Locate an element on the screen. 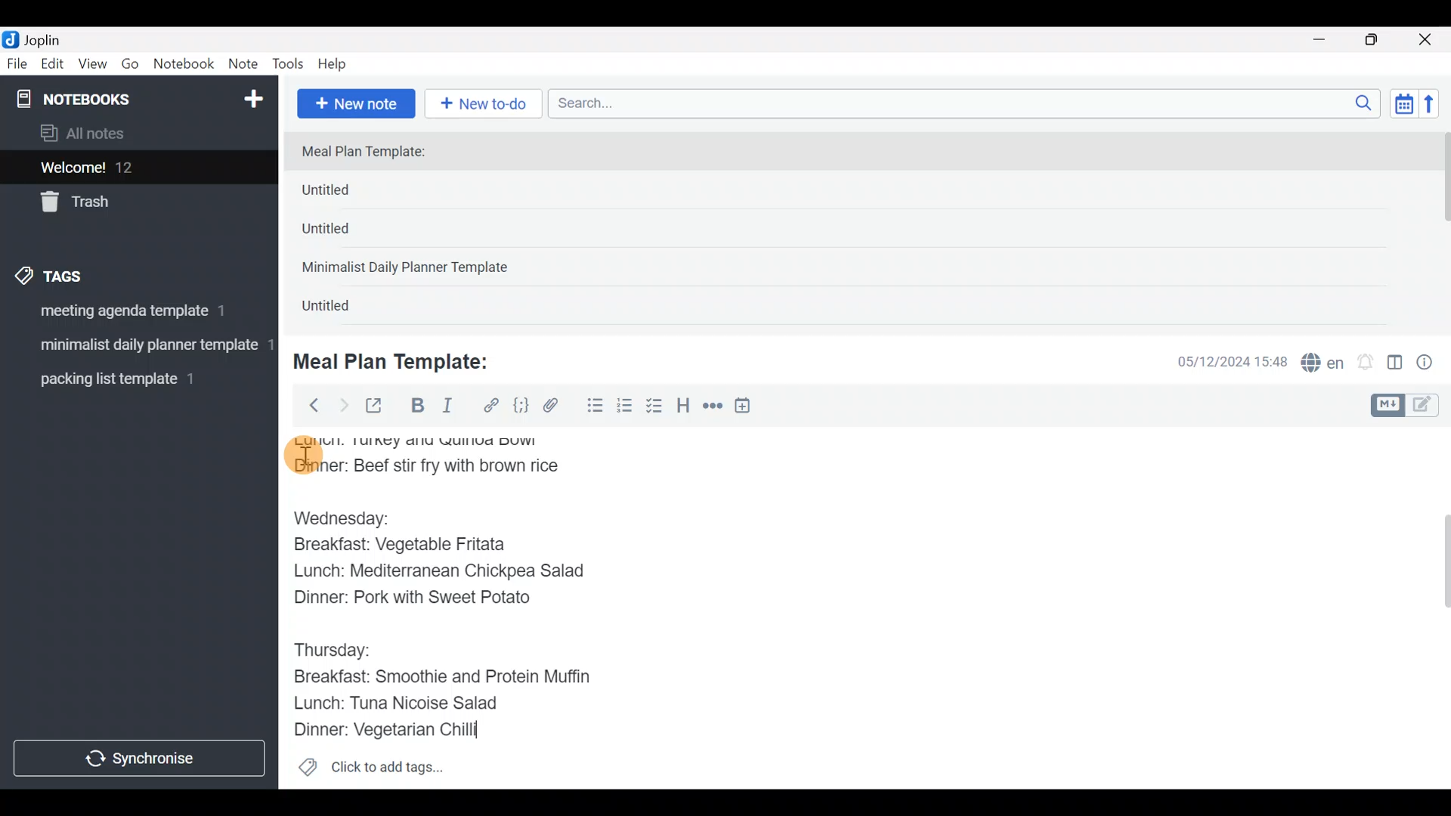  Tag 2 is located at coordinates (138, 347).